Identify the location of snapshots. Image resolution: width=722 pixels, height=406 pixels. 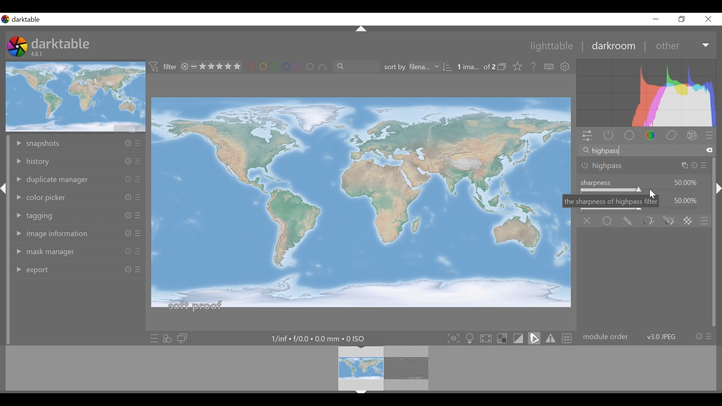
(78, 142).